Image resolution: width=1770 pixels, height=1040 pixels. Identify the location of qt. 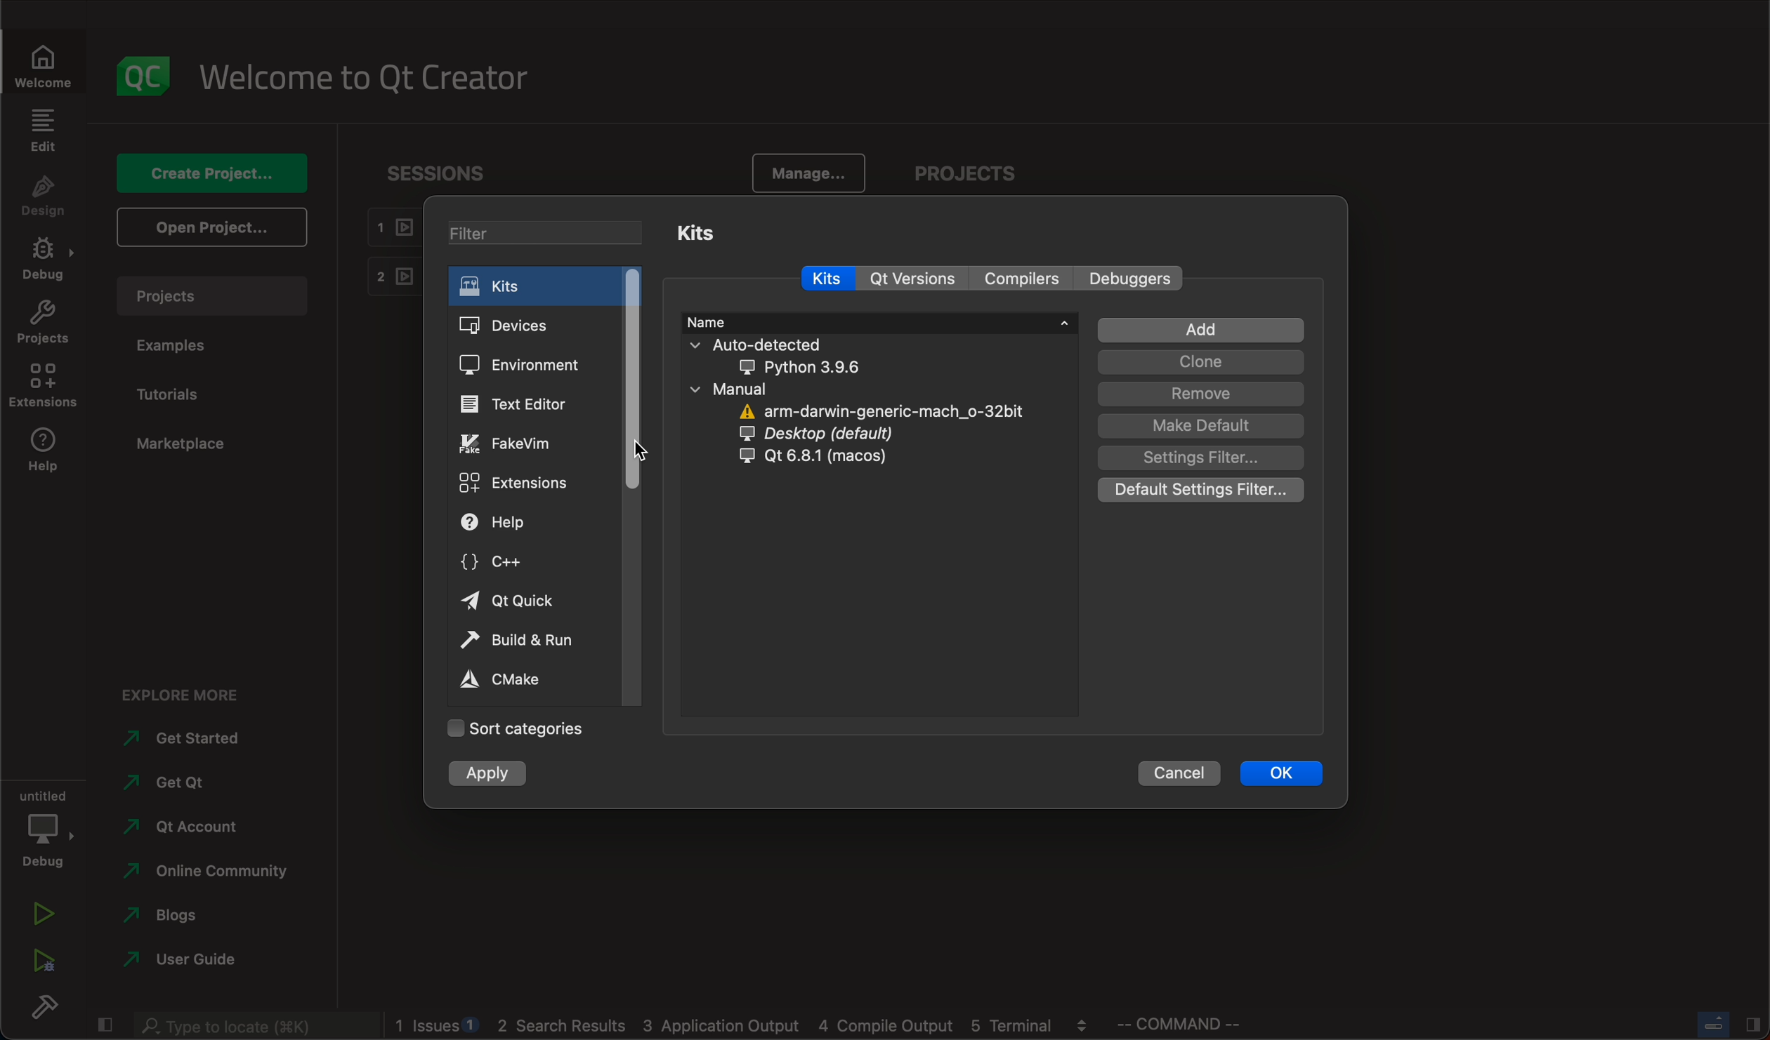
(912, 279).